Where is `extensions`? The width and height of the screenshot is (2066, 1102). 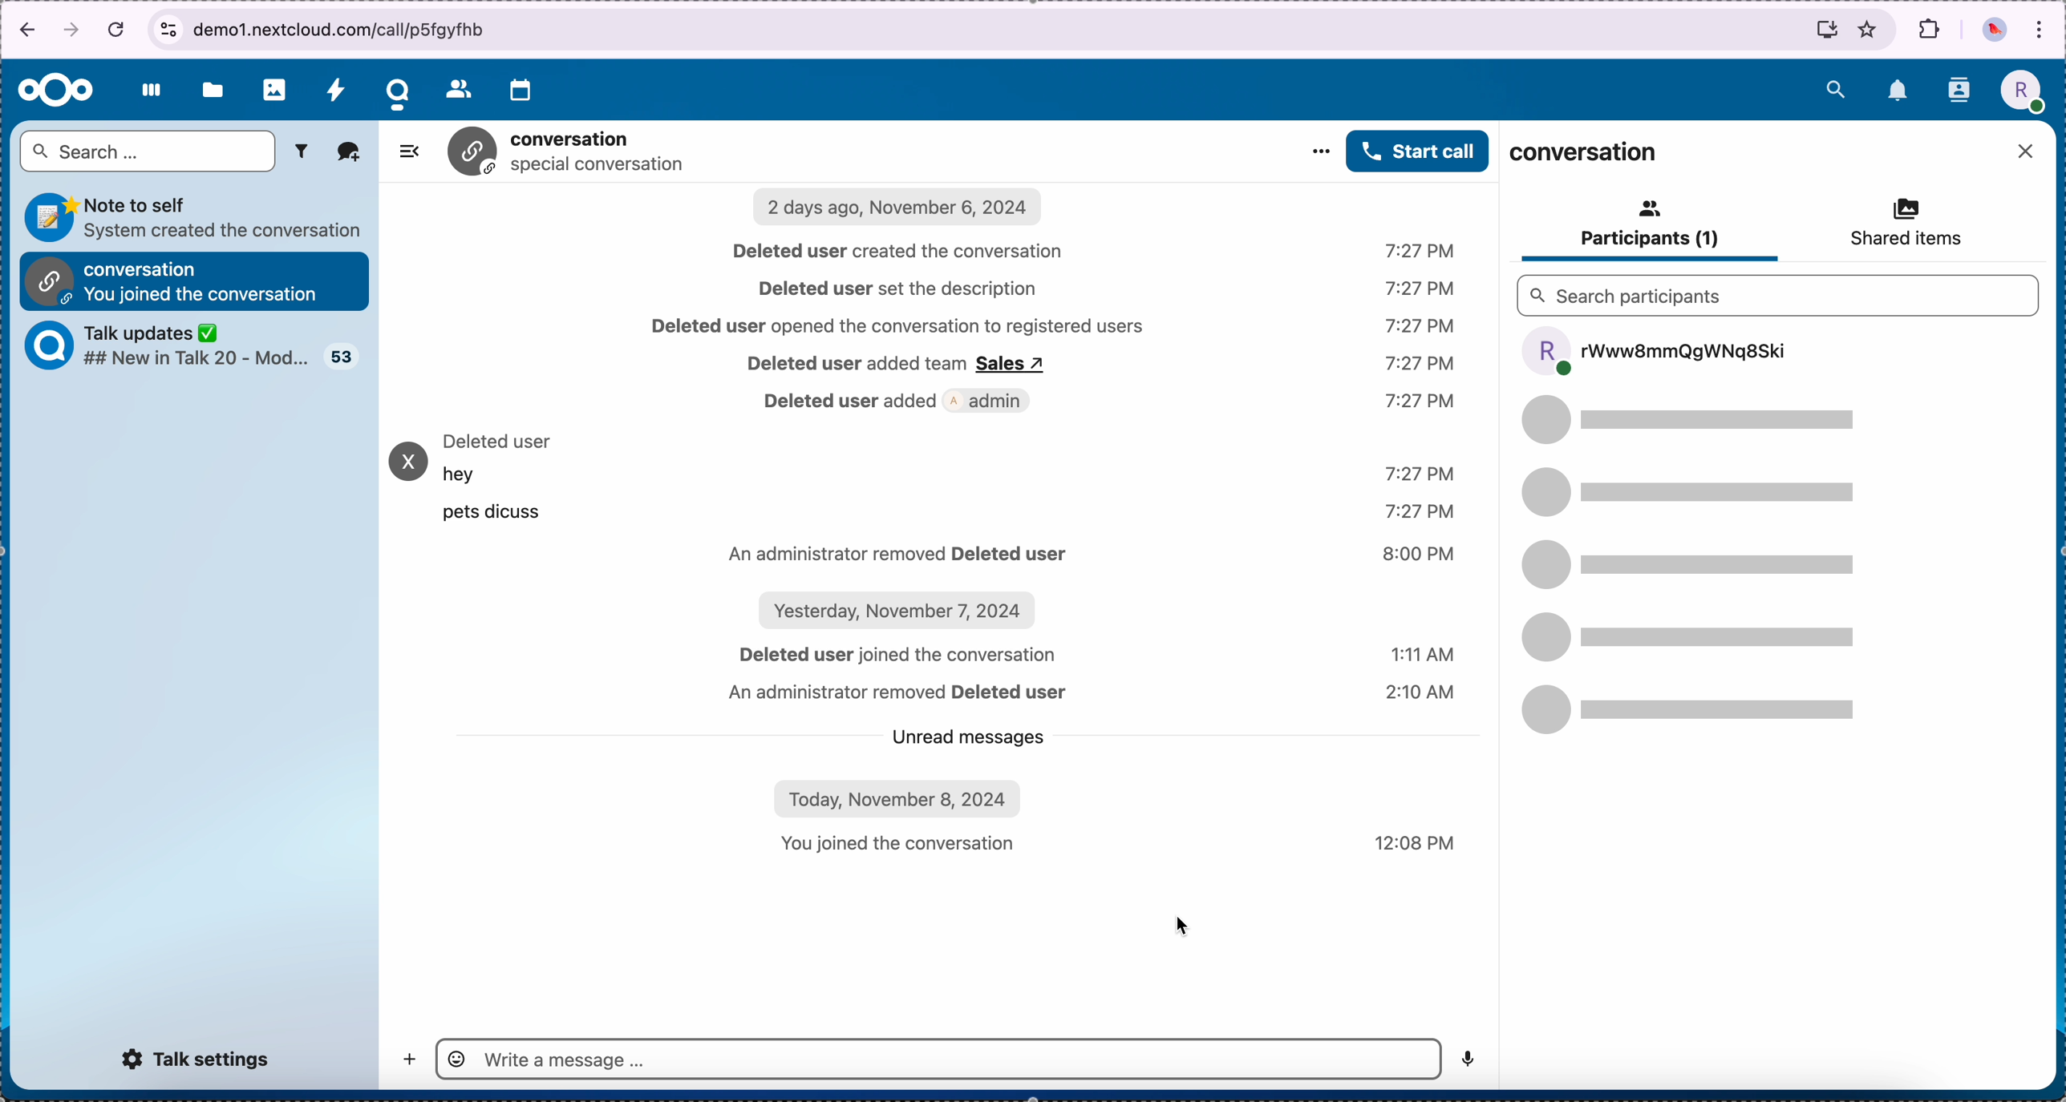
extensions is located at coordinates (1929, 24).